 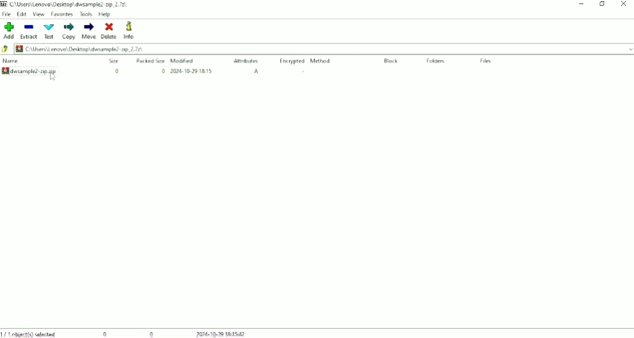 What do you see at coordinates (391, 61) in the screenshot?
I see `Block` at bounding box center [391, 61].